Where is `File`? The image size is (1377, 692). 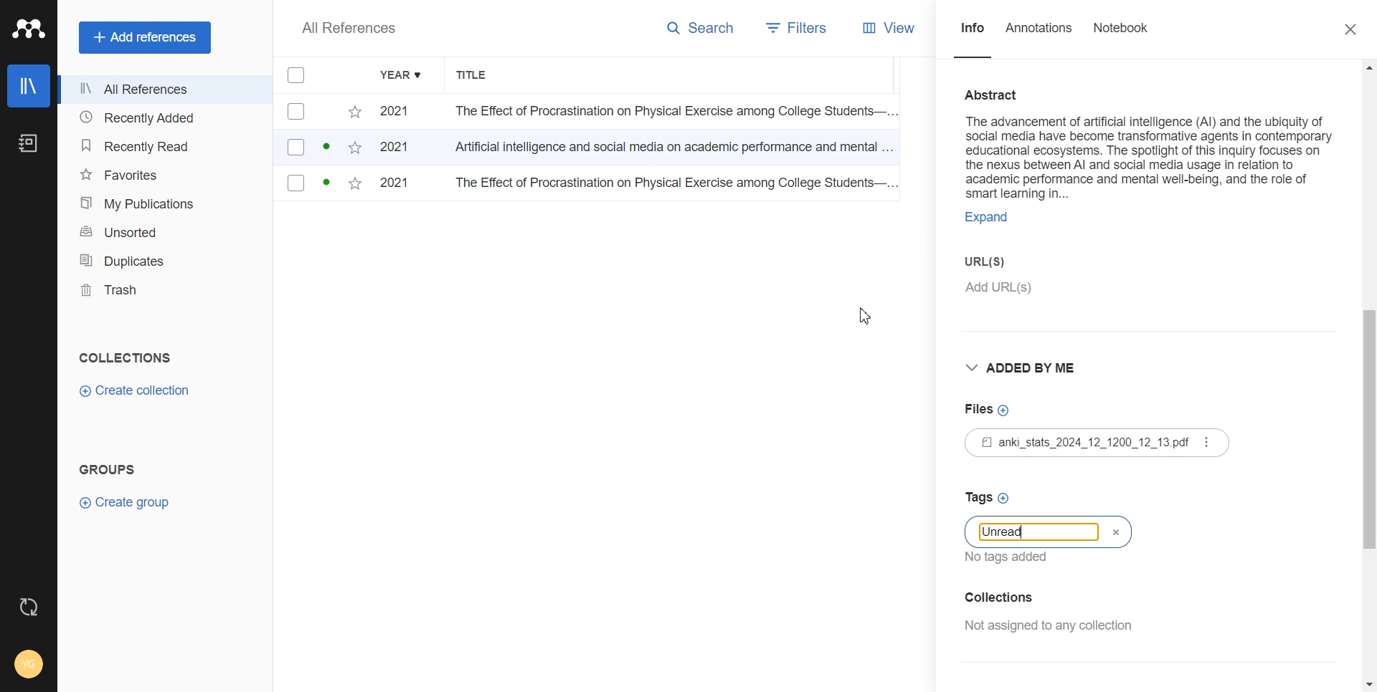 File is located at coordinates (1096, 443).